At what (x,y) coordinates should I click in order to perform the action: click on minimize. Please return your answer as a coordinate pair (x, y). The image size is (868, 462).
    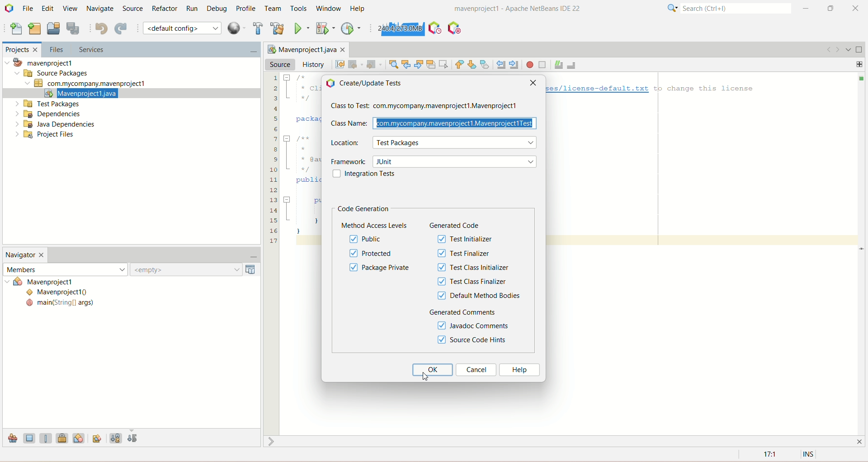
    Looking at the image, I should click on (806, 8).